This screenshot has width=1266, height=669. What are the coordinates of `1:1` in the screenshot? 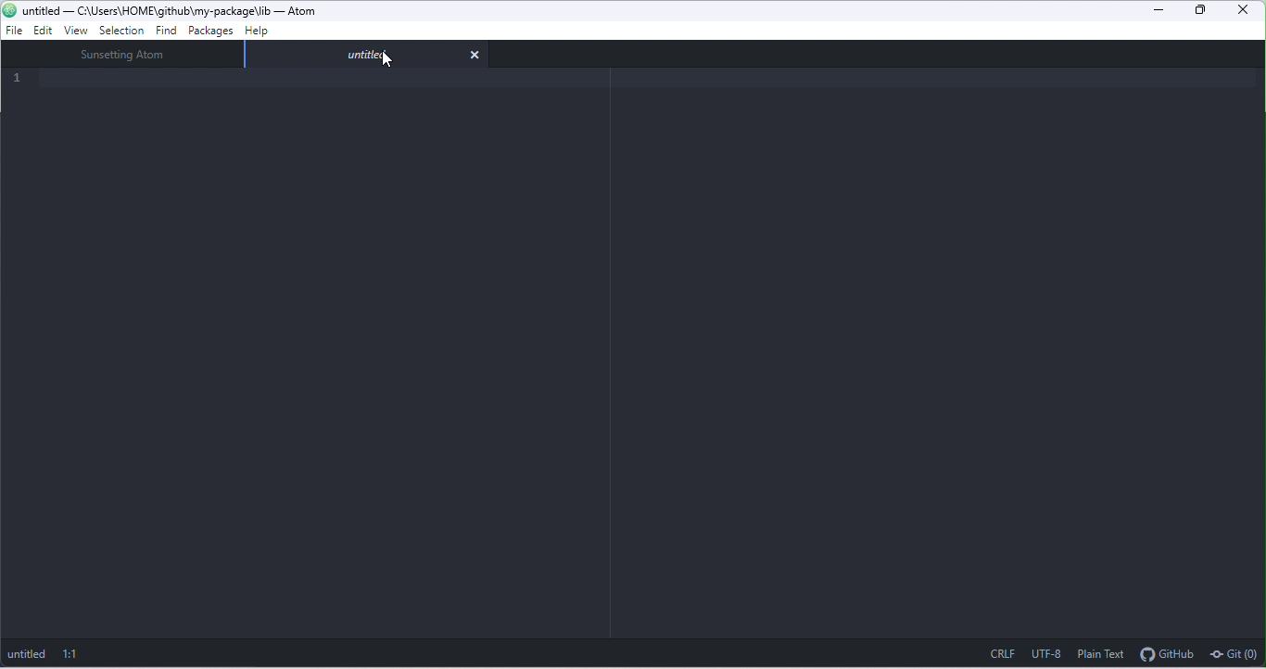 It's located at (88, 652).